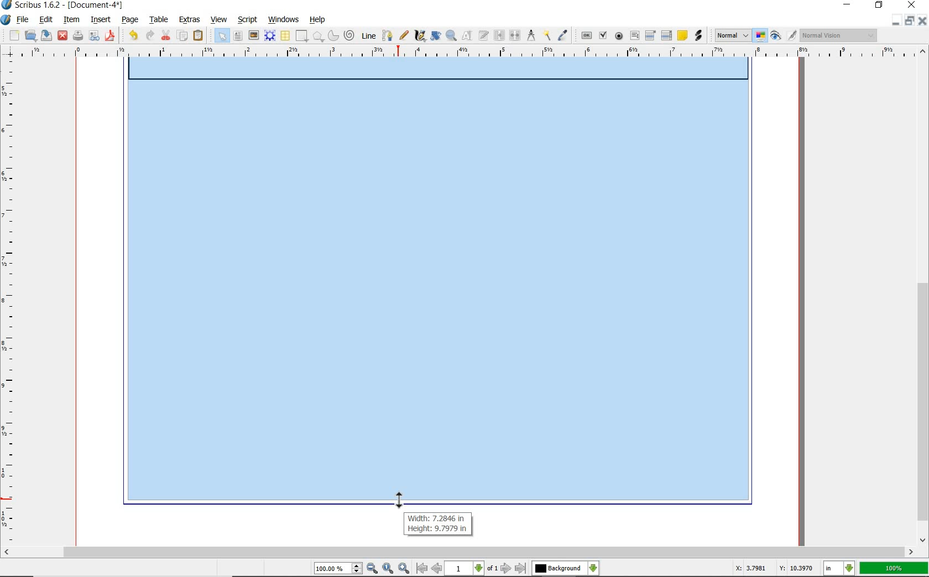 This screenshot has height=577, width=929. What do you see at coordinates (466, 35) in the screenshot?
I see `edit contents of frame` at bounding box center [466, 35].